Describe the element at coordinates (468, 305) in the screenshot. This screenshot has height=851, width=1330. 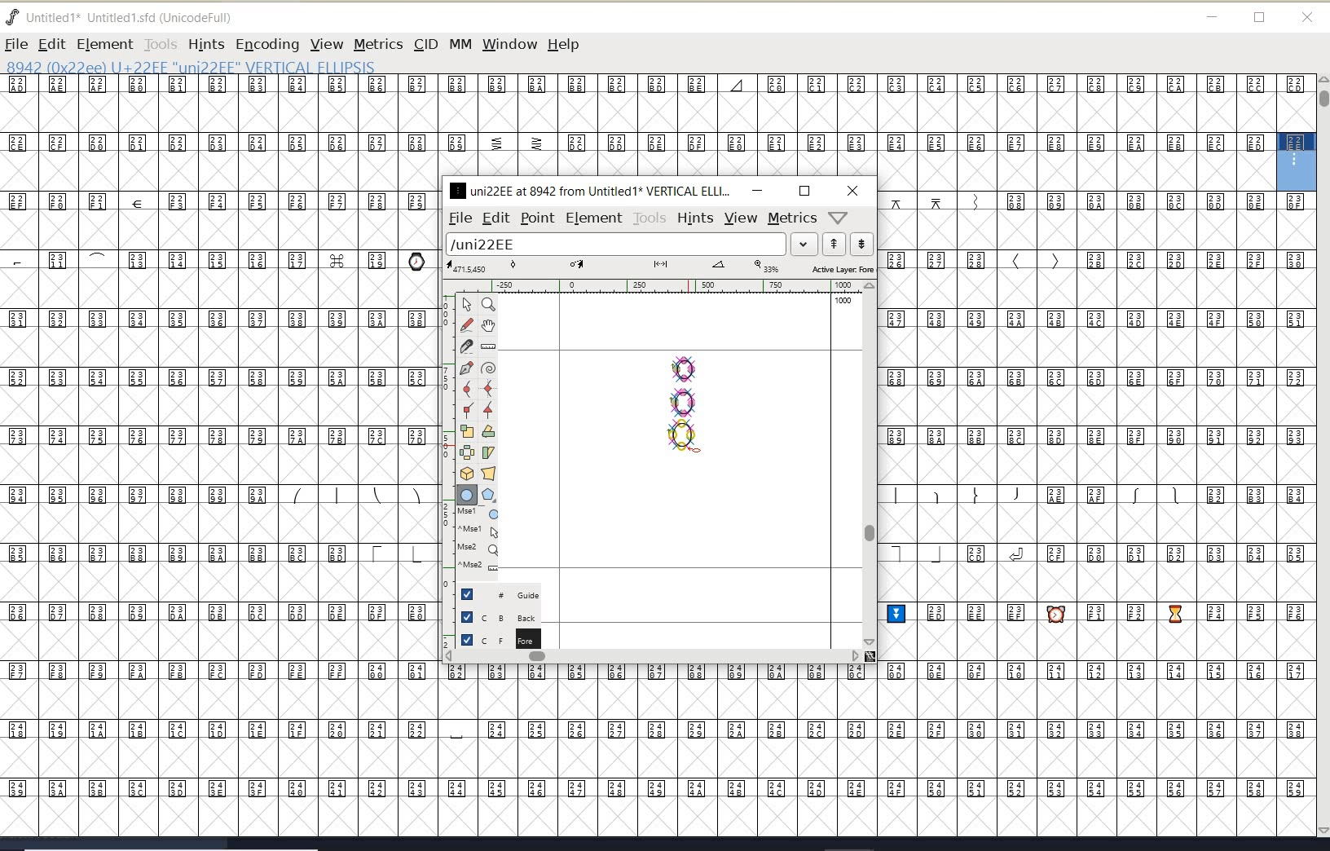
I see `pointer` at that location.